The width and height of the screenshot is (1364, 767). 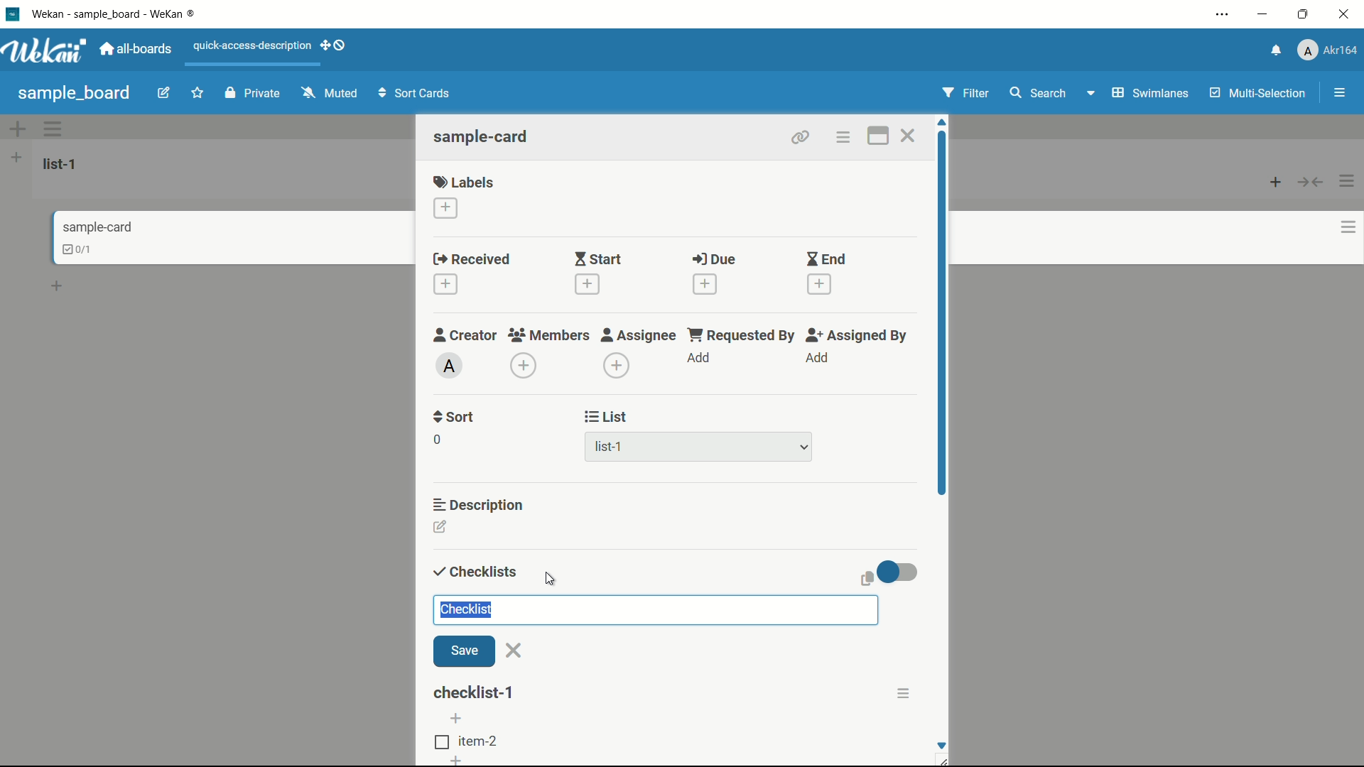 What do you see at coordinates (1260, 94) in the screenshot?
I see `multi selection` at bounding box center [1260, 94].